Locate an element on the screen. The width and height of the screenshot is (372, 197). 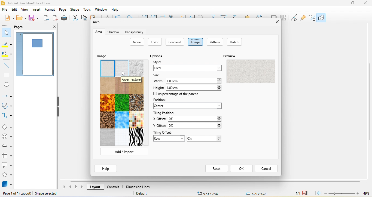
none is located at coordinates (136, 41).